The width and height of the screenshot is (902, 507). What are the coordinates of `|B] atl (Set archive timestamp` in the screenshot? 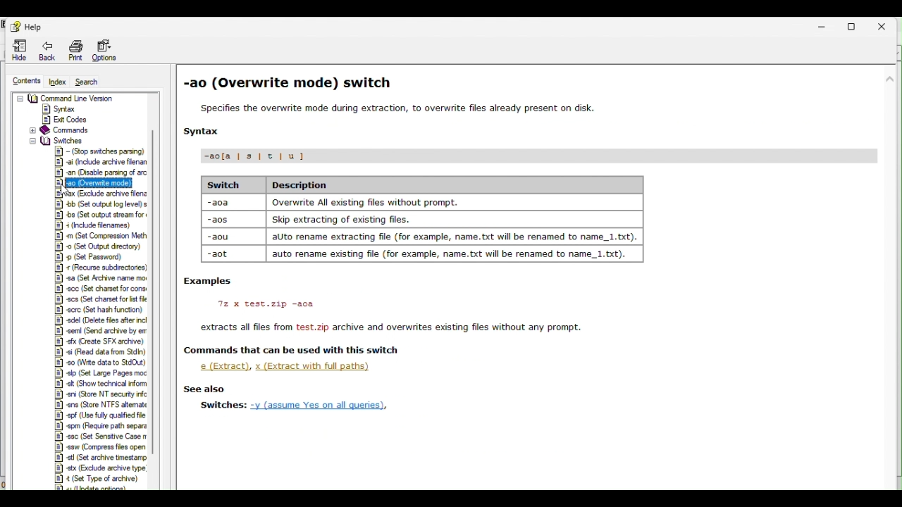 It's located at (99, 457).